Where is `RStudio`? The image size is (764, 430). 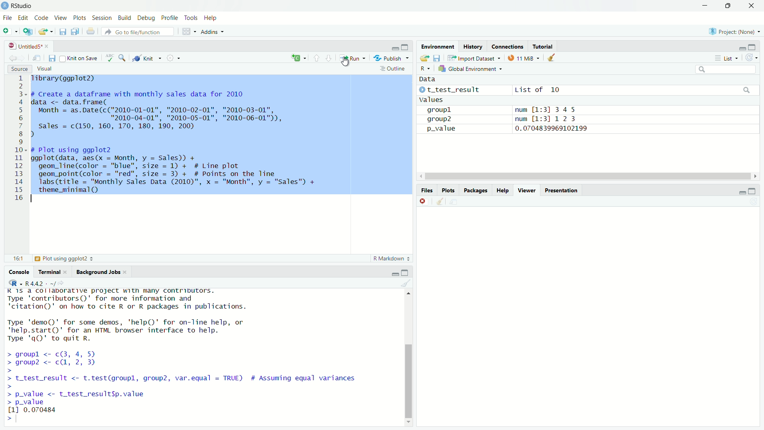
RStudio is located at coordinates (19, 6).